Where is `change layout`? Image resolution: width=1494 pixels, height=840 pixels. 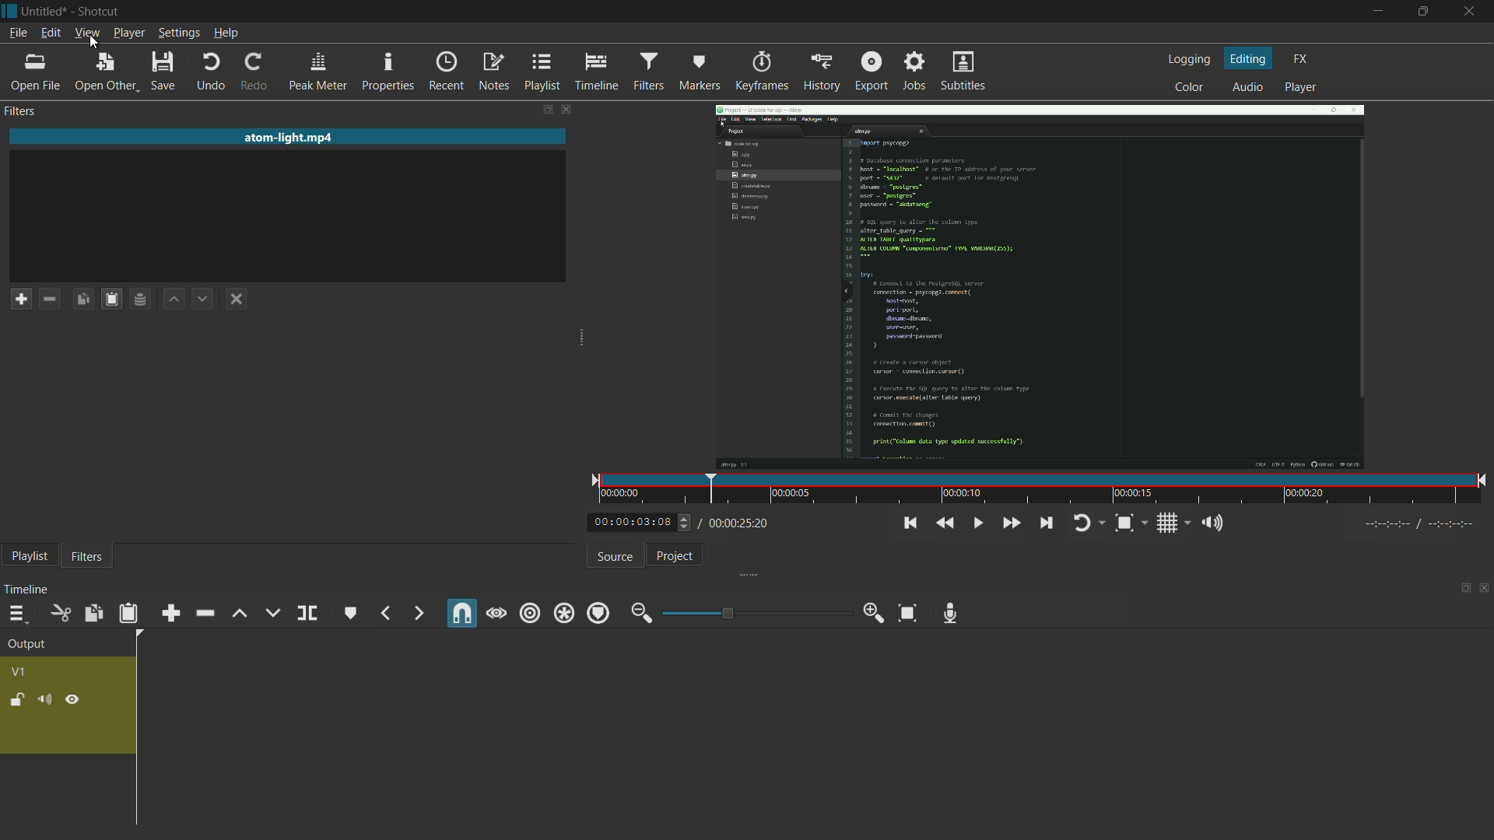 change layout is located at coordinates (545, 111).